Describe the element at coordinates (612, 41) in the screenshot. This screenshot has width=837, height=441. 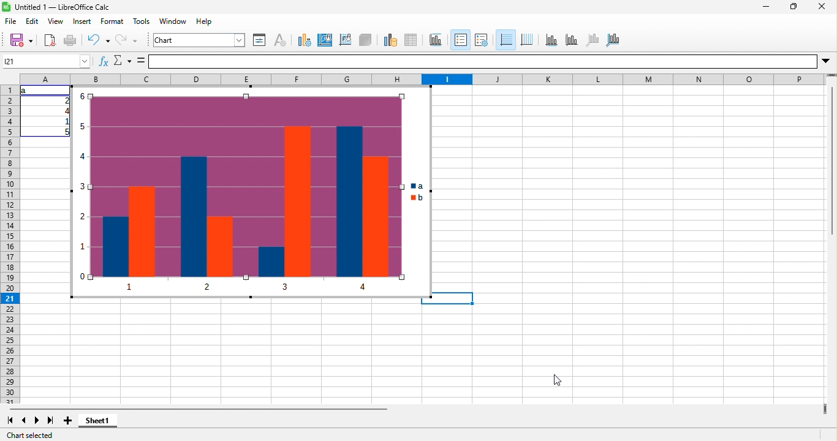
I see `all axes` at that location.